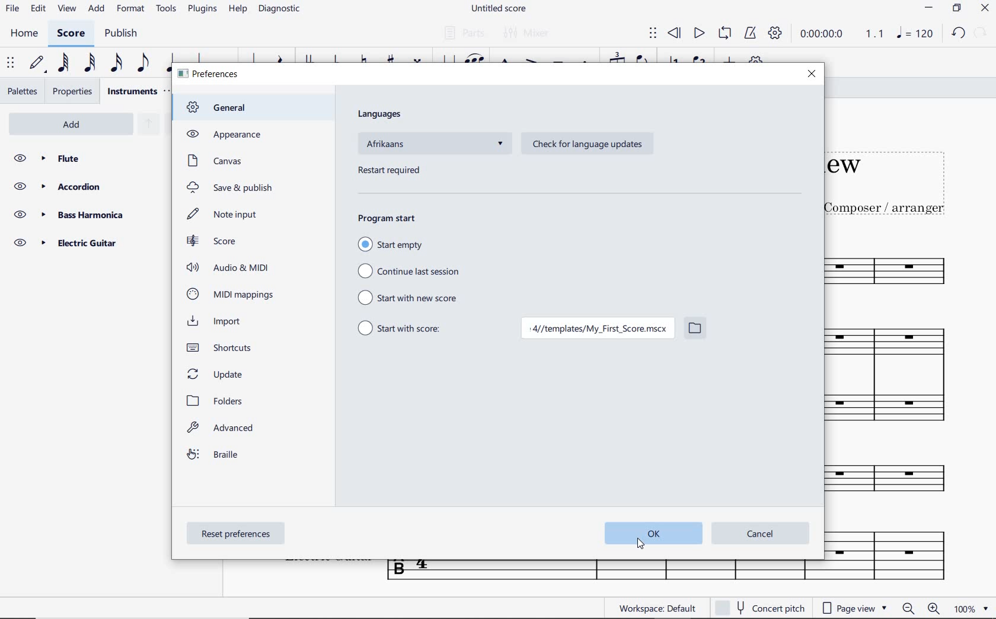 Image resolution: width=996 pixels, height=619 pixels. What do you see at coordinates (217, 373) in the screenshot?
I see `update` at bounding box center [217, 373].